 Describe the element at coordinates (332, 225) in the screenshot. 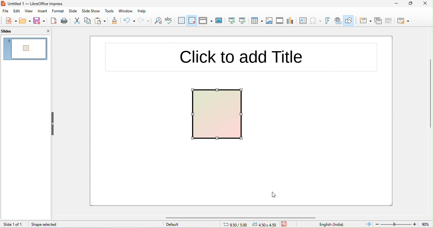

I see `english` at that location.